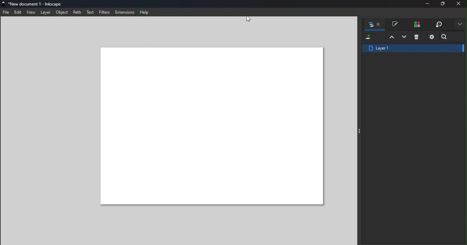 The image size is (467, 245). What do you see at coordinates (417, 25) in the screenshot?
I see `Swatches` at bounding box center [417, 25].